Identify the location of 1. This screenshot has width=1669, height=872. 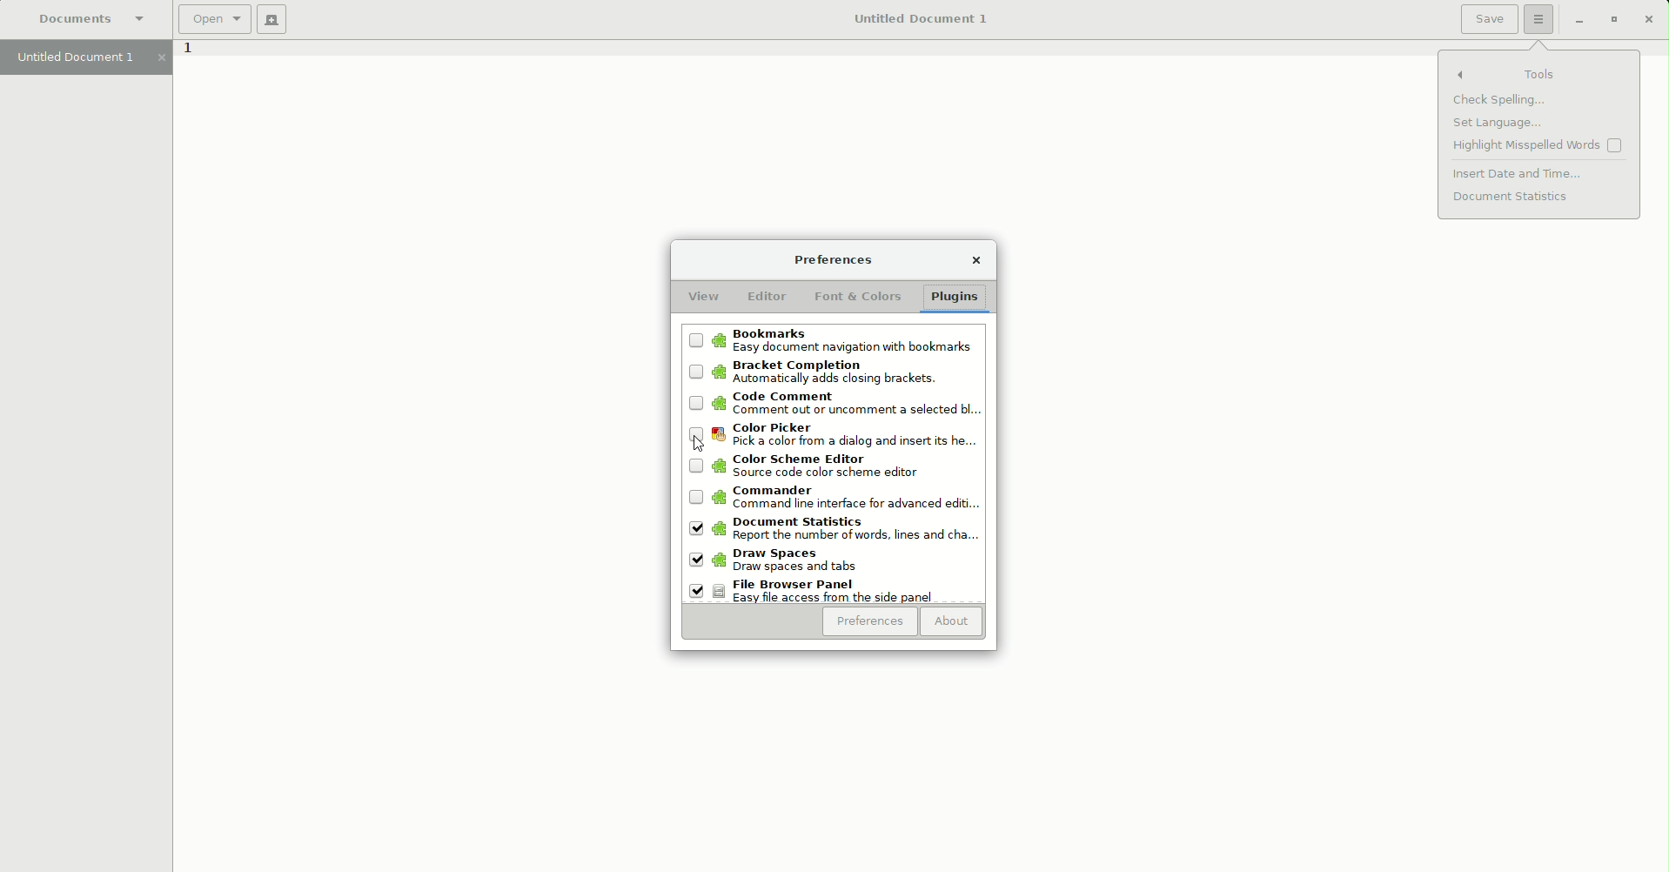
(187, 52).